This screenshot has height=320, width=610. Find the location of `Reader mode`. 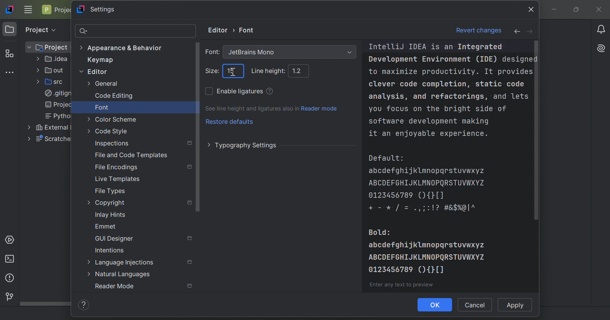

Reader mode is located at coordinates (114, 286).